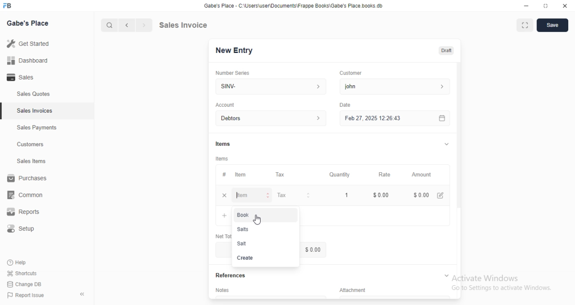  I want to click on Gabe's Place, so click(29, 23).